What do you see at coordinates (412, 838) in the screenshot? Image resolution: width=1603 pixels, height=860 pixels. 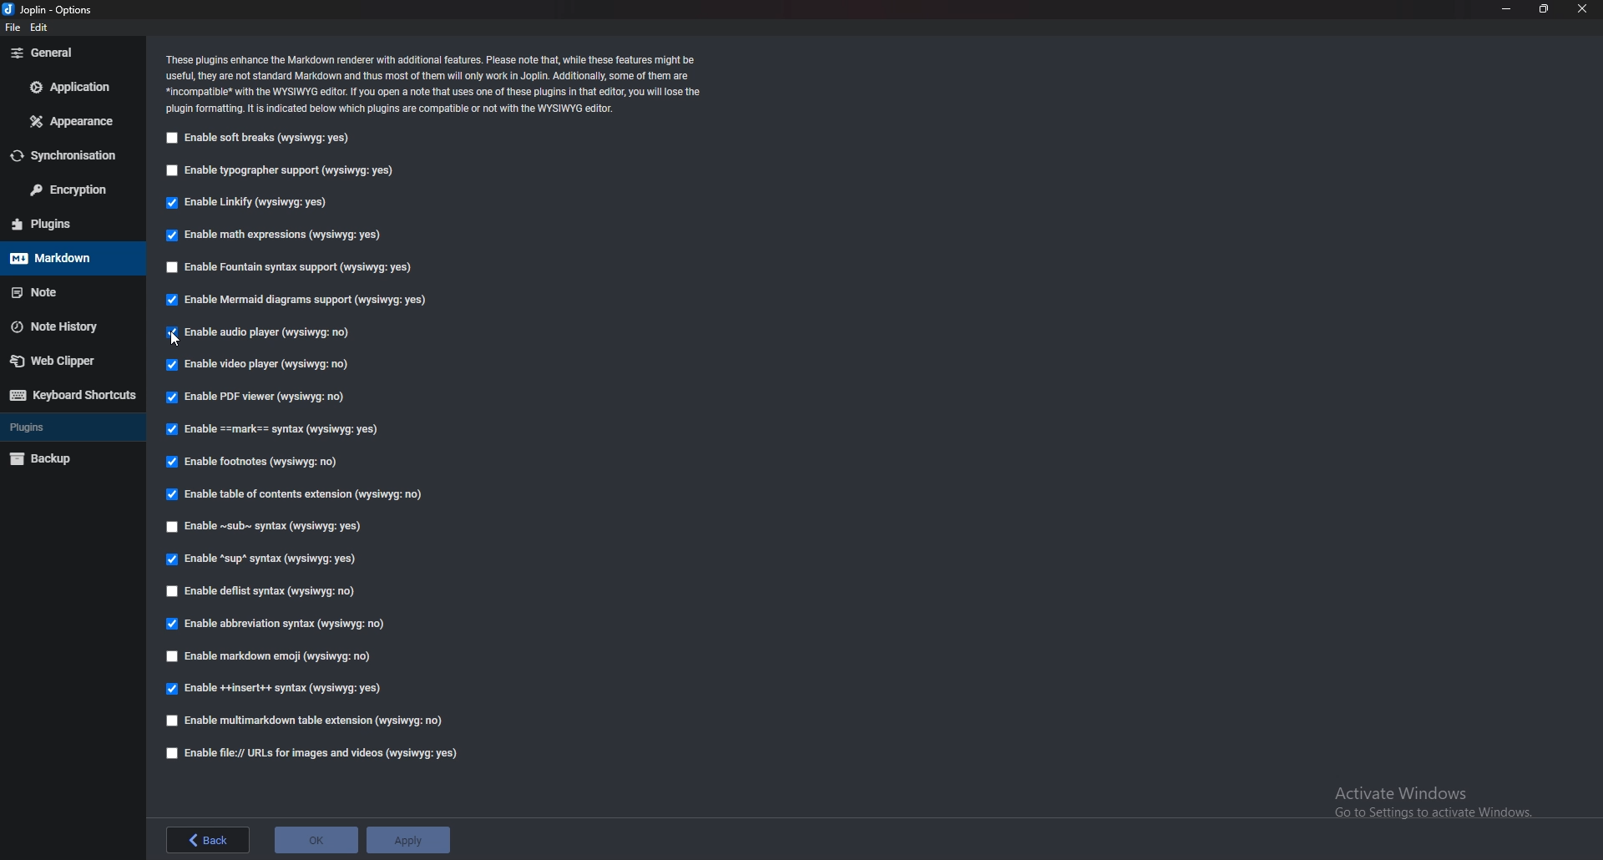 I see `apply` at bounding box center [412, 838].